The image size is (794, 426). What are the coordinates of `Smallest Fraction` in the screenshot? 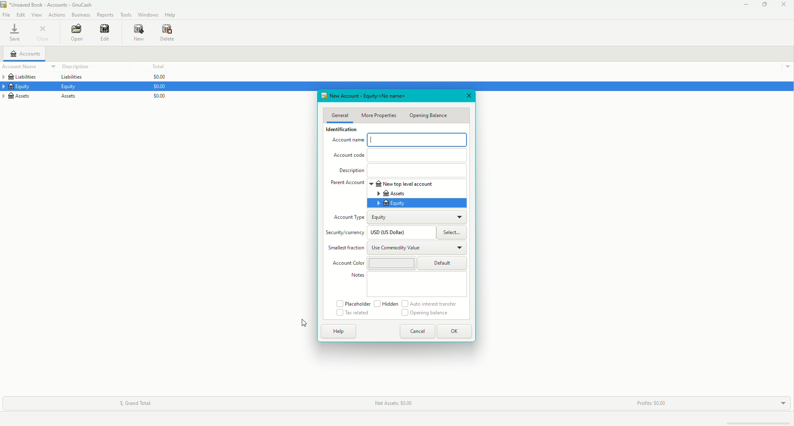 It's located at (346, 248).